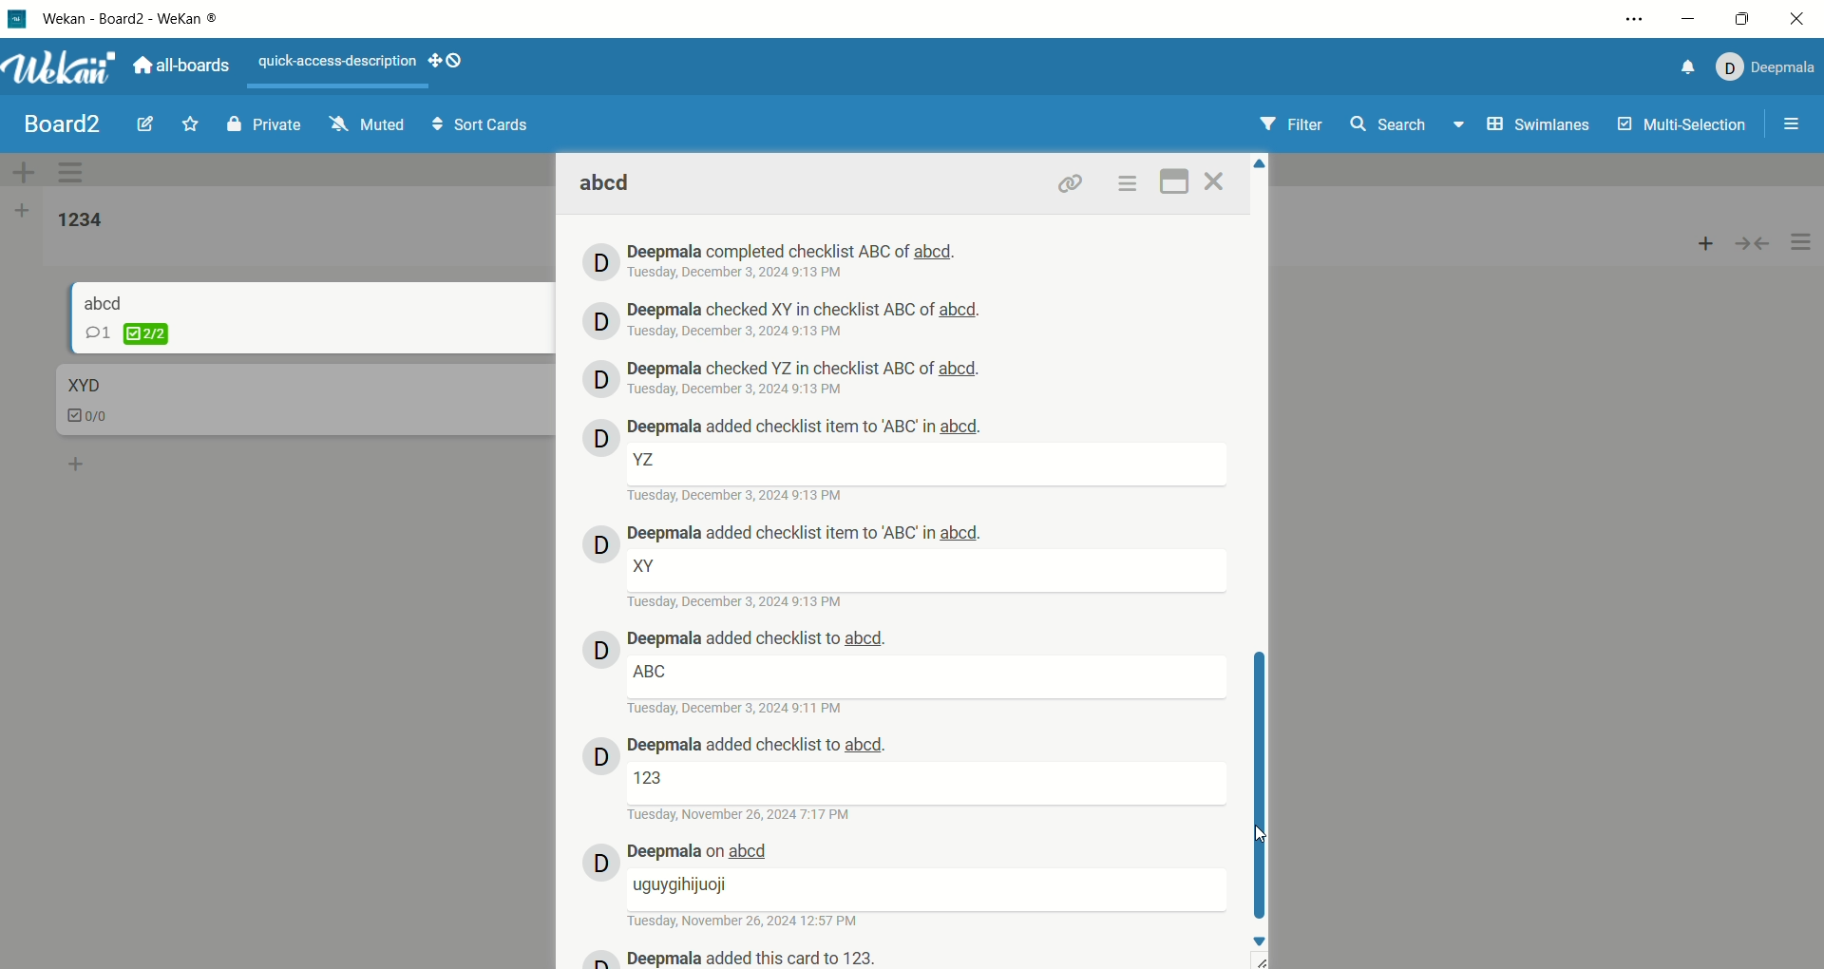 The height and width of the screenshot is (969, 1824). What do you see at coordinates (646, 565) in the screenshot?
I see `text` at bounding box center [646, 565].